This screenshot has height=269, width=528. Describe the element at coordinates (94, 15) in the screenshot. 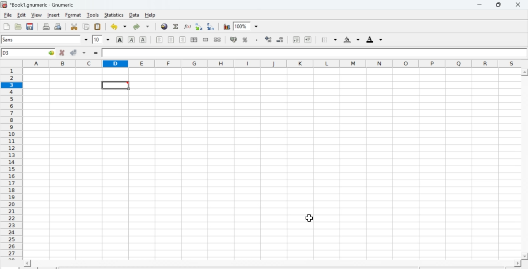

I see `Tools` at that location.